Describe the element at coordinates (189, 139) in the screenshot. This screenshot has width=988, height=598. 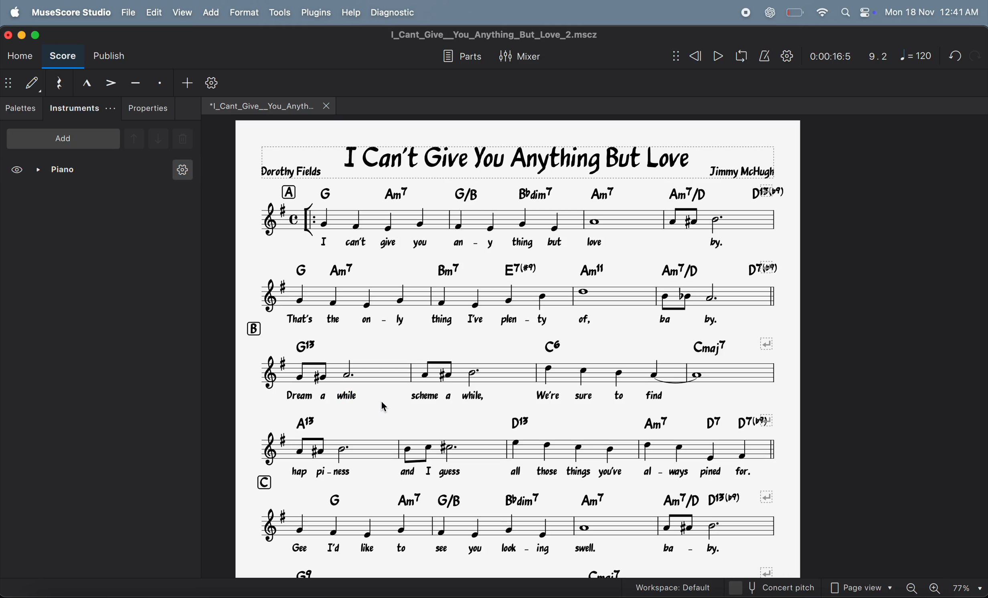
I see `delete` at that location.